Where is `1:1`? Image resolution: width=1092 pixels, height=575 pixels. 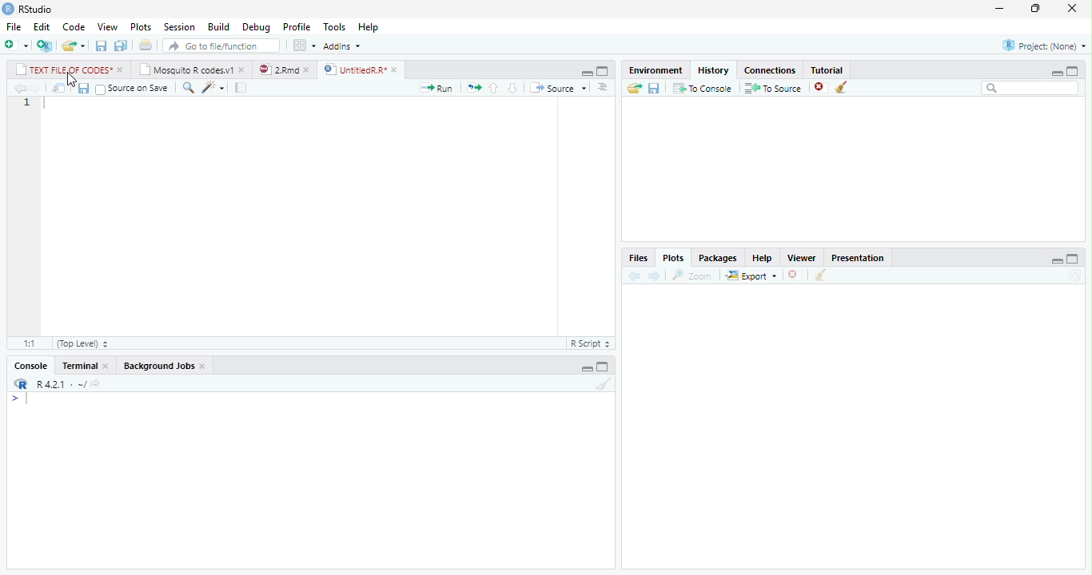 1:1 is located at coordinates (29, 343).